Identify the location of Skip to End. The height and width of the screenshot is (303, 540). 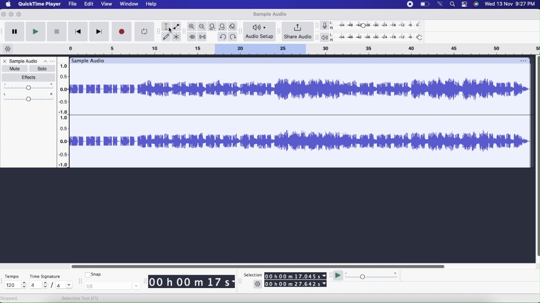
(100, 32).